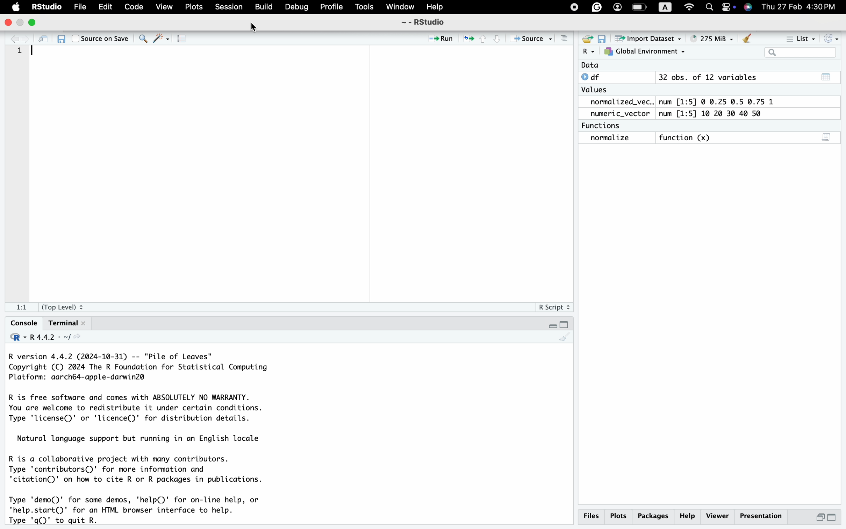 The width and height of the screenshot is (846, 529). Describe the element at coordinates (760, 516) in the screenshot. I see `presentation` at that location.